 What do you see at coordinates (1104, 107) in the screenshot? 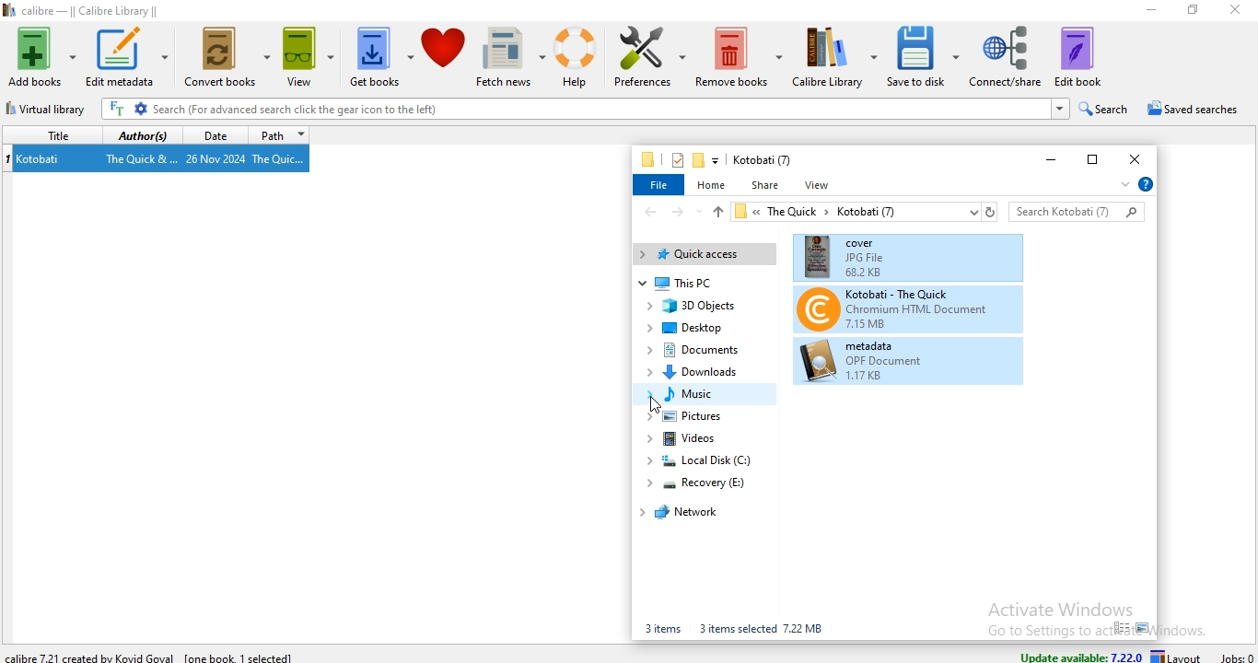
I see `search` at bounding box center [1104, 107].